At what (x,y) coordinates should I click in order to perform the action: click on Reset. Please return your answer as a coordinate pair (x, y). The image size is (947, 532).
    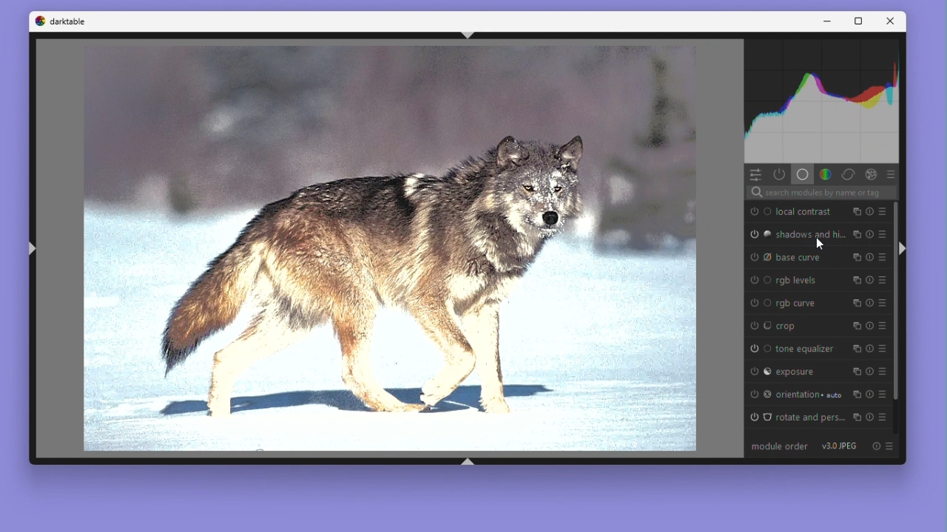
    Looking at the image, I should click on (879, 449).